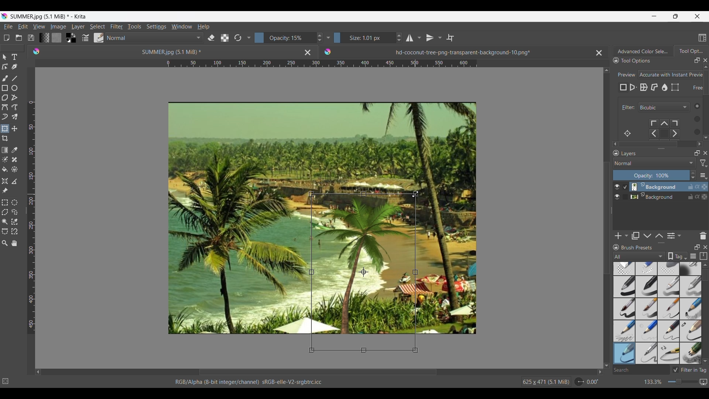 Image resolution: width=709 pixels, height=399 pixels. Describe the element at coordinates (599, 53) in the screenshot. I see `Close tab 2` at that location.